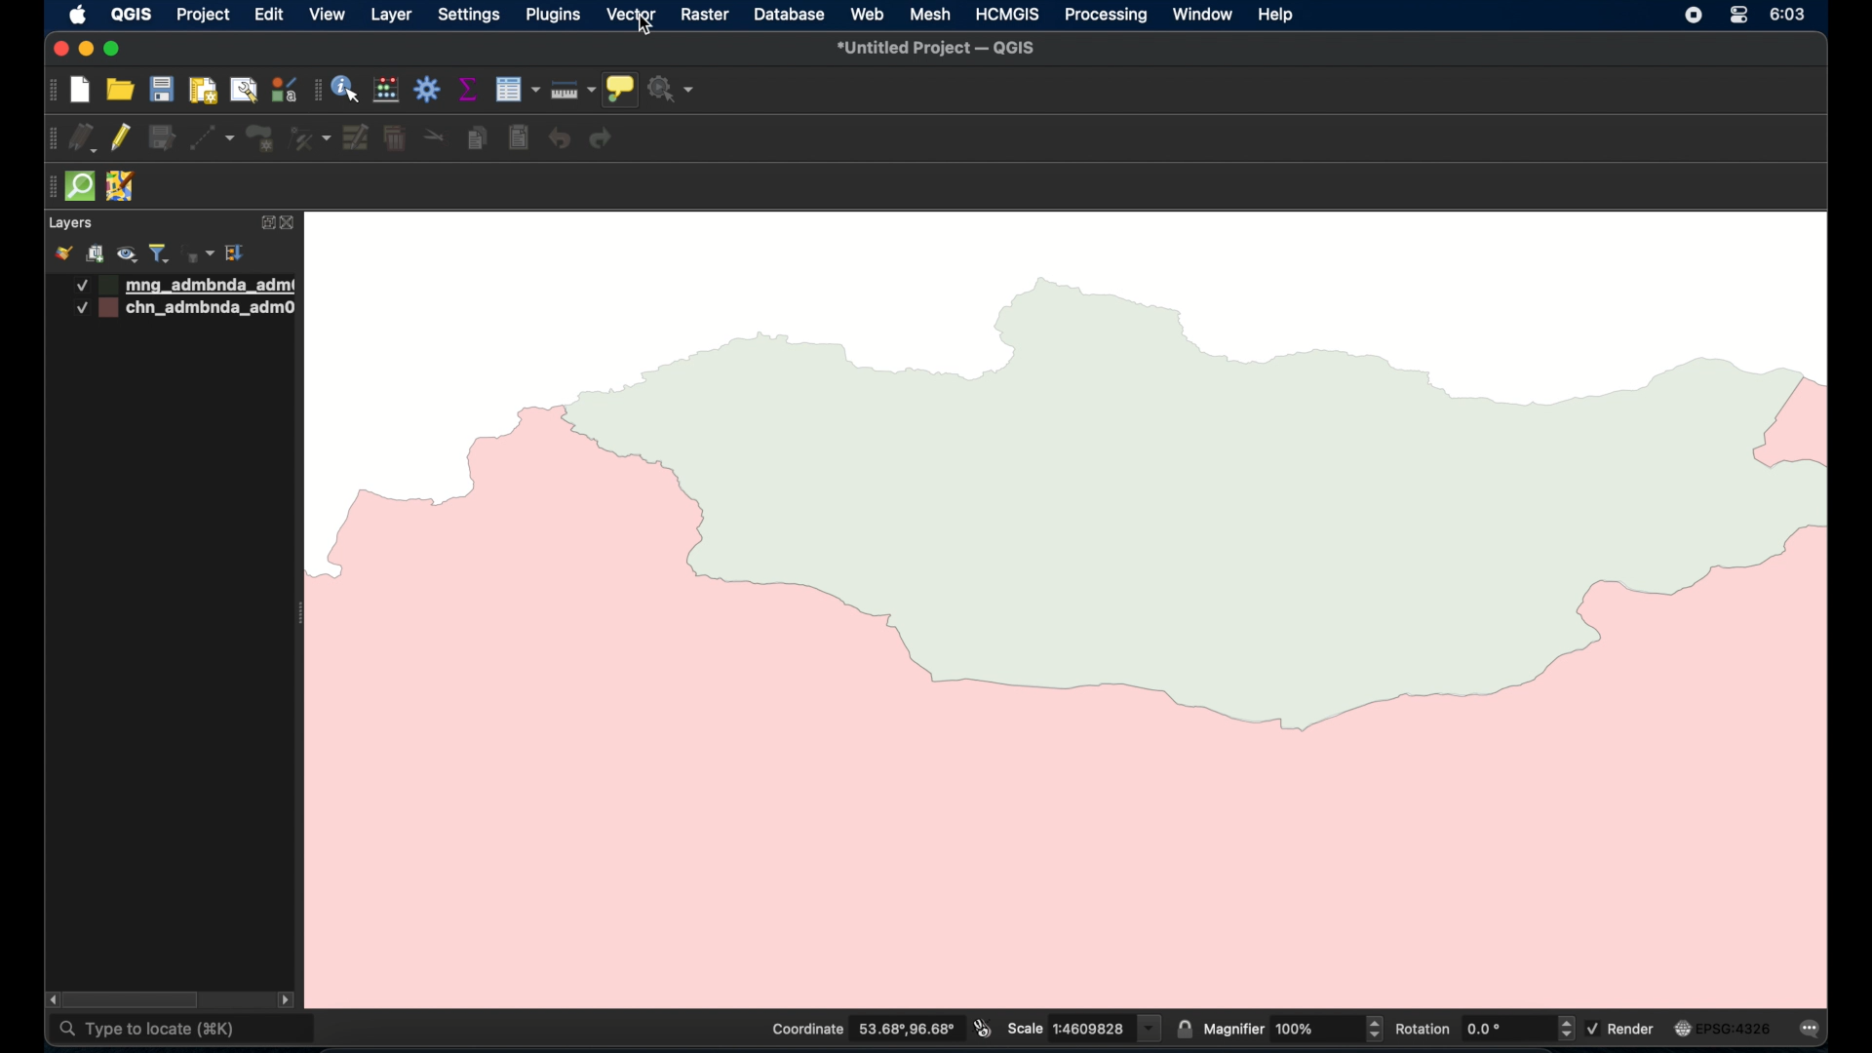 The width and height of the screenshot is (1872, 1053). I want to click on measure line, so click(573, 90).